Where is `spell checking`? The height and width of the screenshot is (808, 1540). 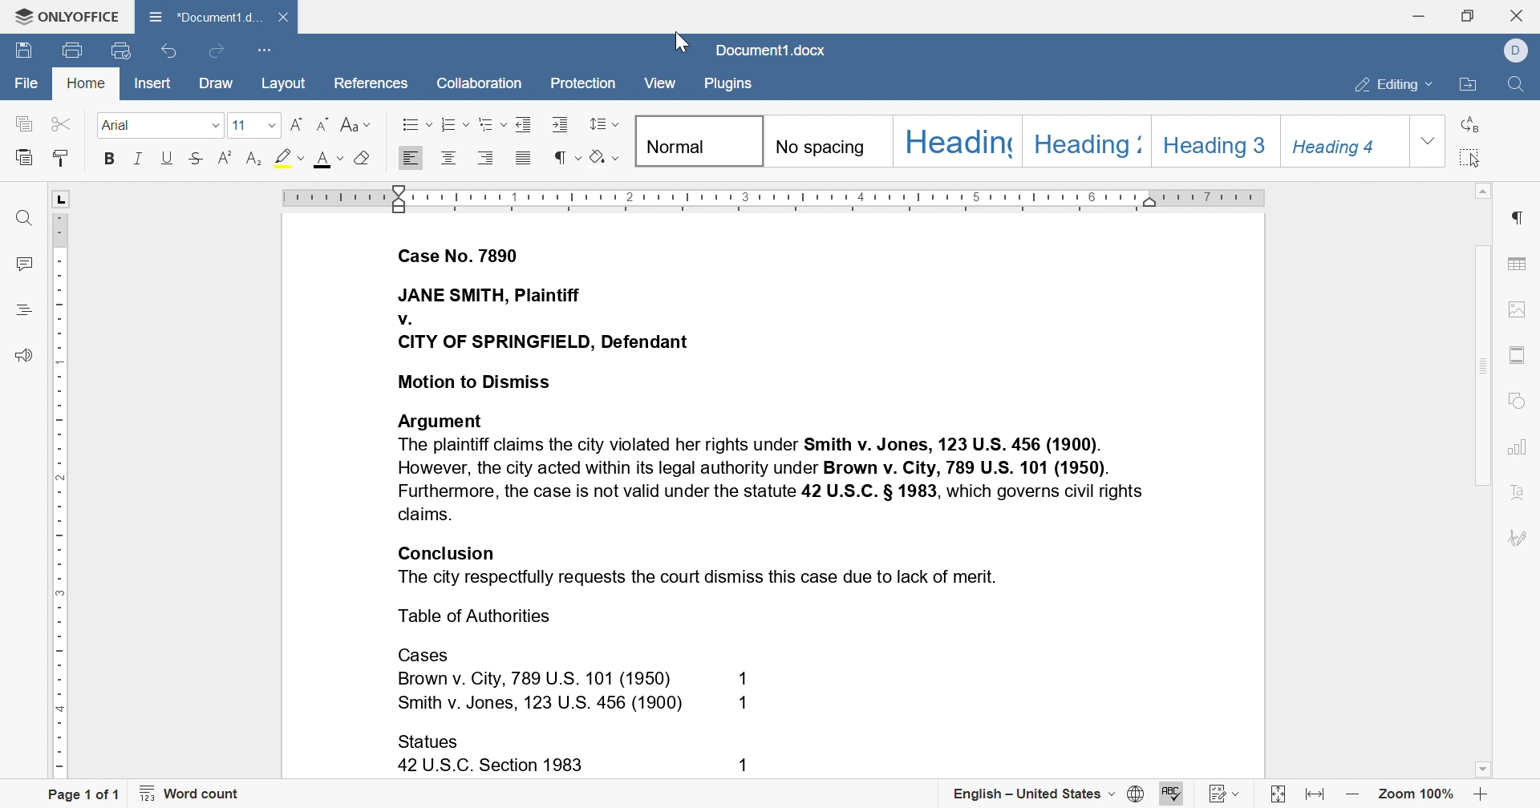 spell checking is located at coordinates (1173, 794).